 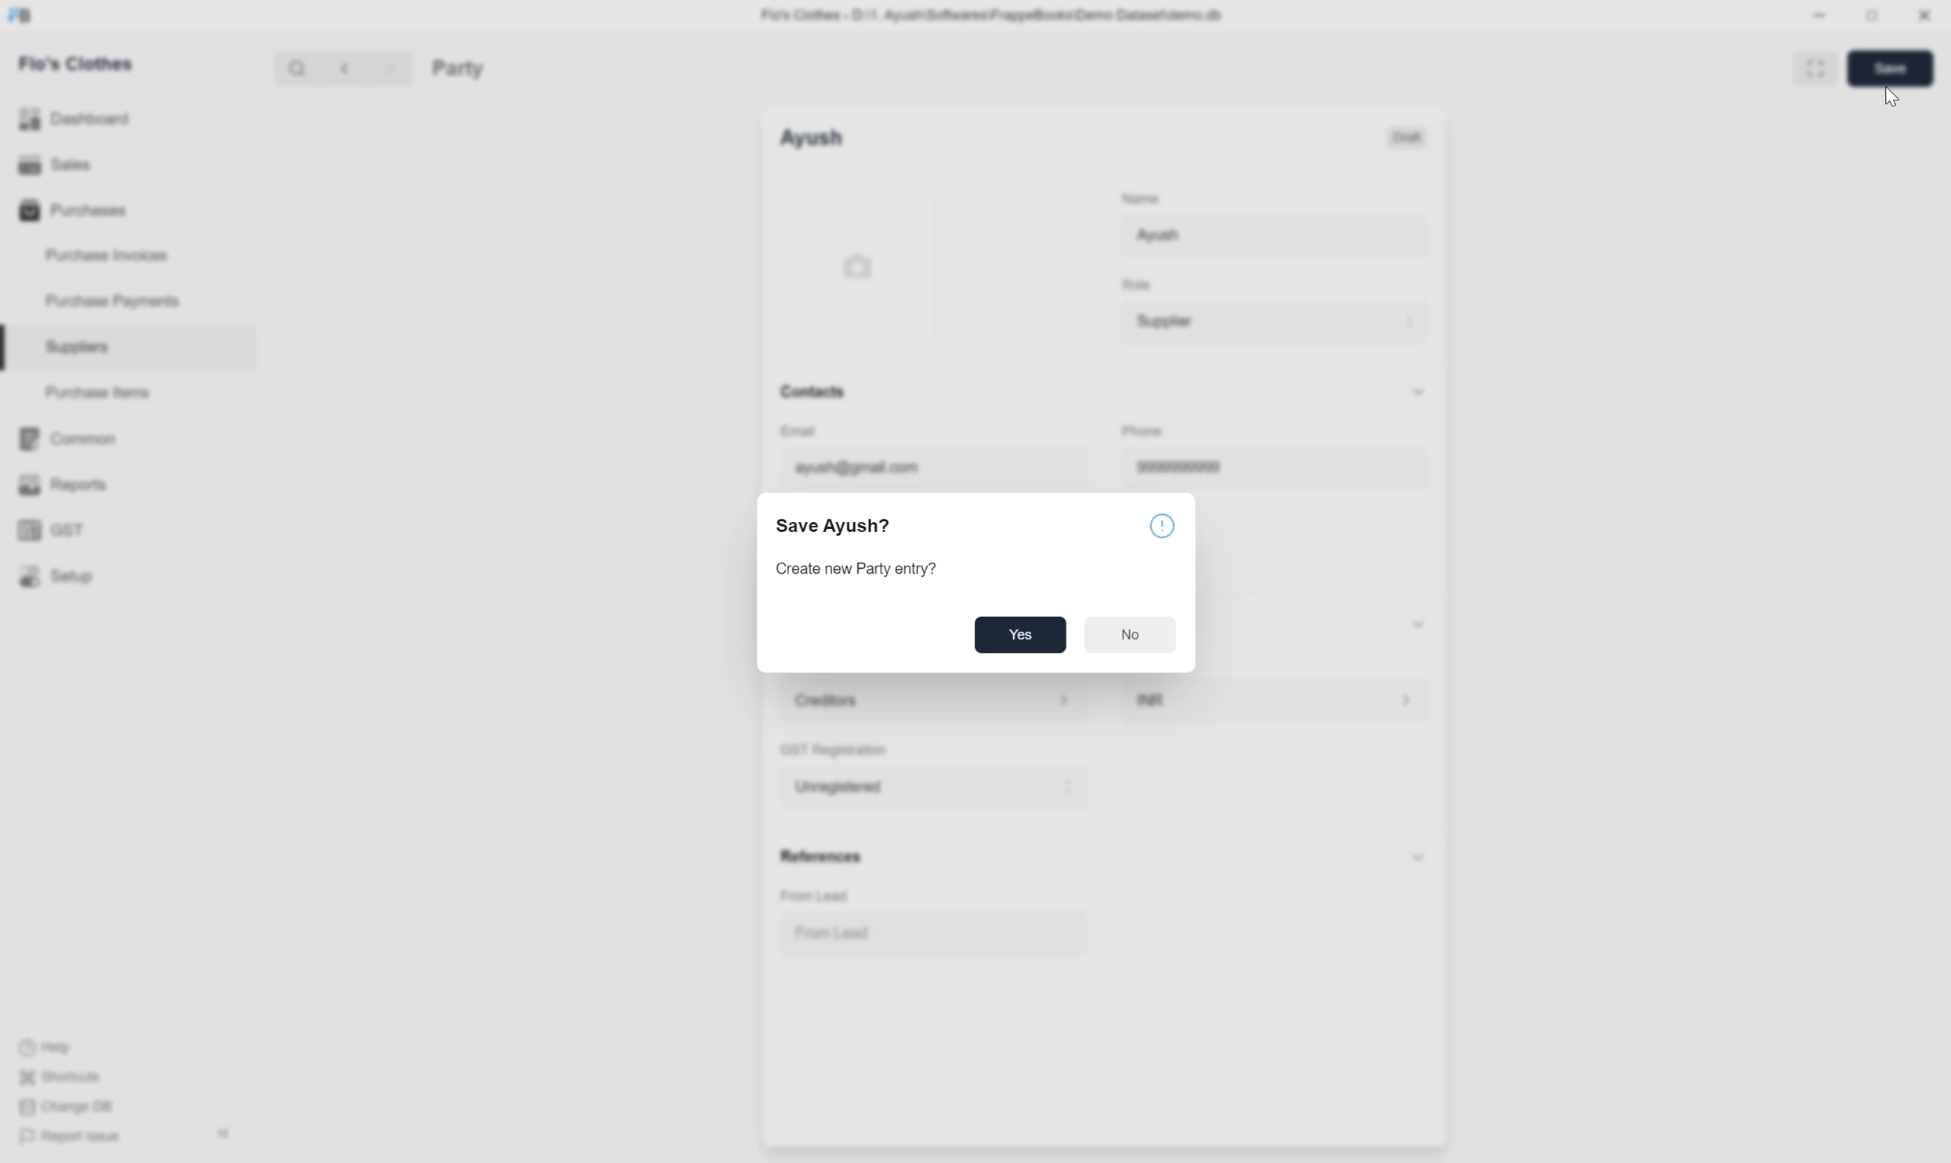 What do you see at coordinates (61, 1048) in the screenshot?
I see `Help` at bounding box center [61, 1048].